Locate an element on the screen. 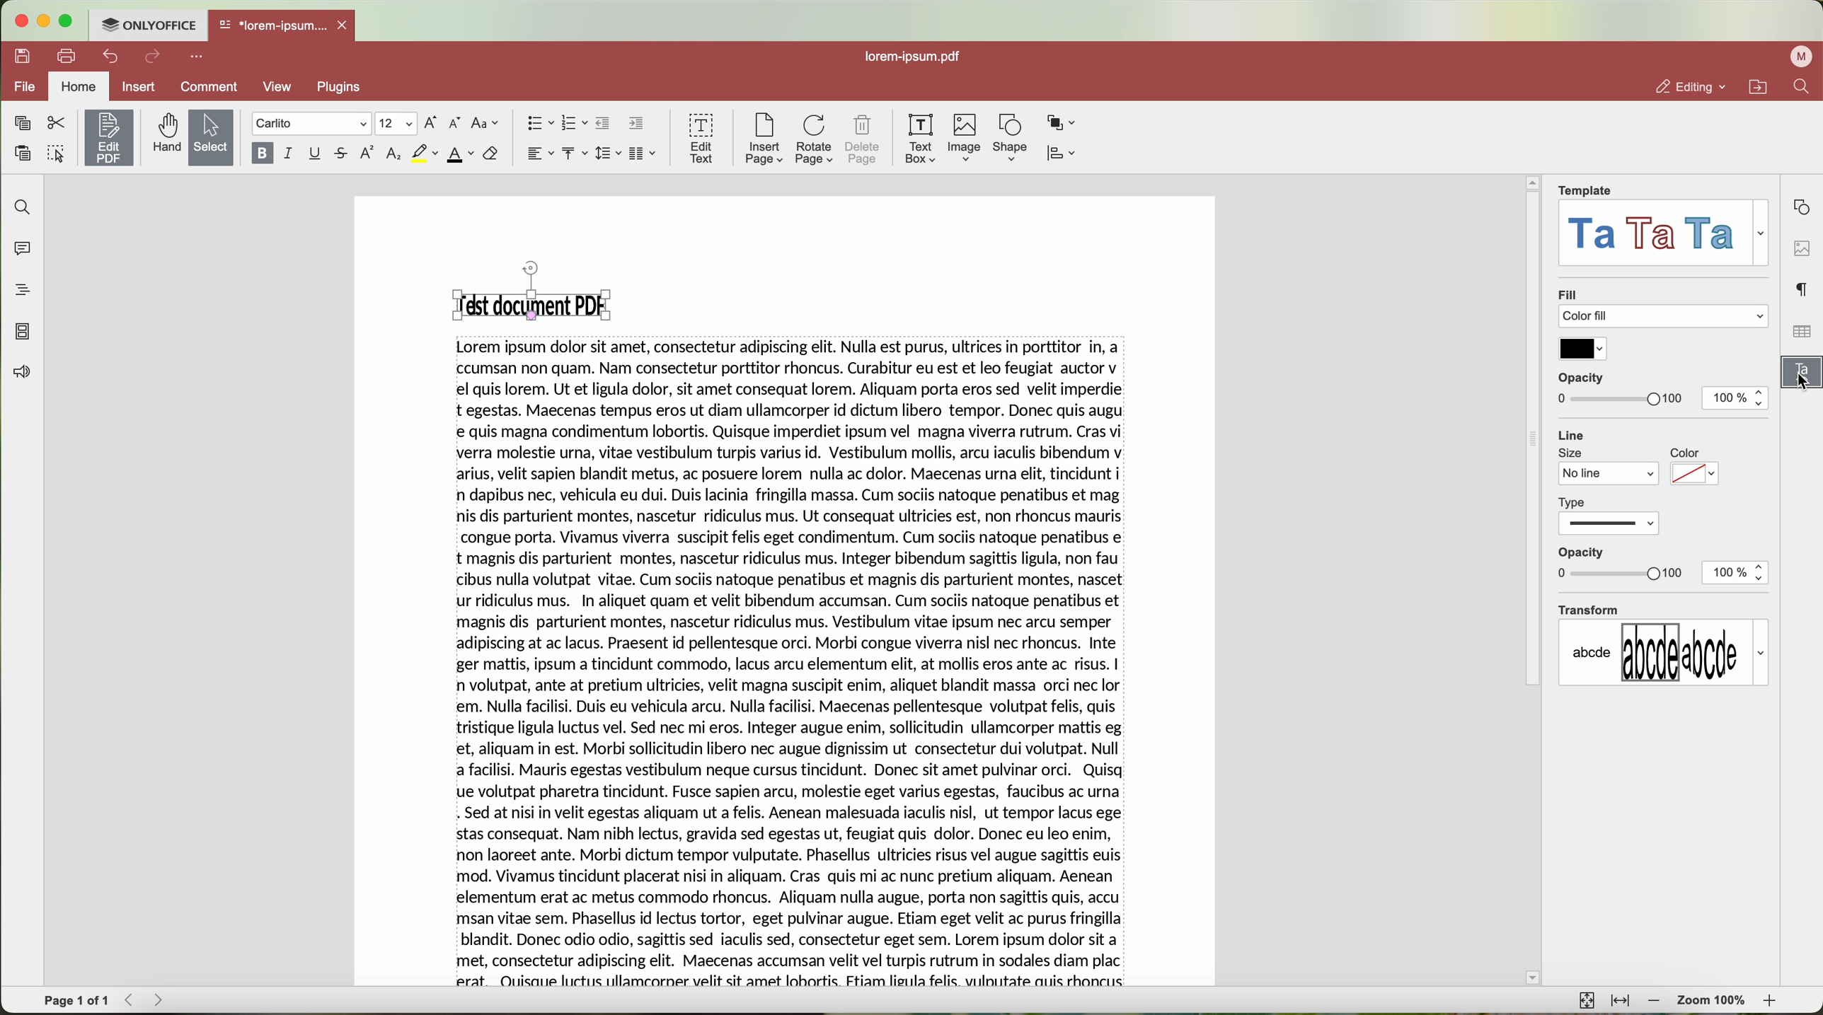 This screenshot has height=1015, width=1823. 100% is located at coordinates (1737, 398).